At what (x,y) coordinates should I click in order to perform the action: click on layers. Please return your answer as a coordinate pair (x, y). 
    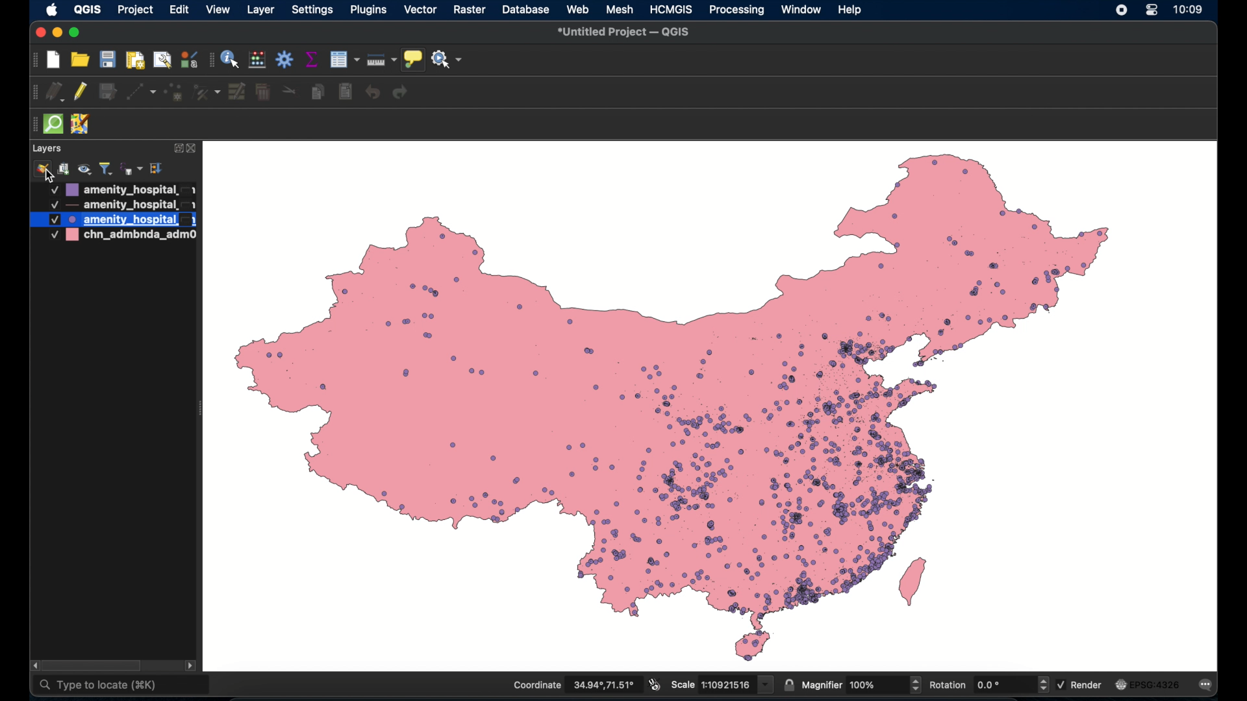
    Looking at the image, I should click on (48, 148).